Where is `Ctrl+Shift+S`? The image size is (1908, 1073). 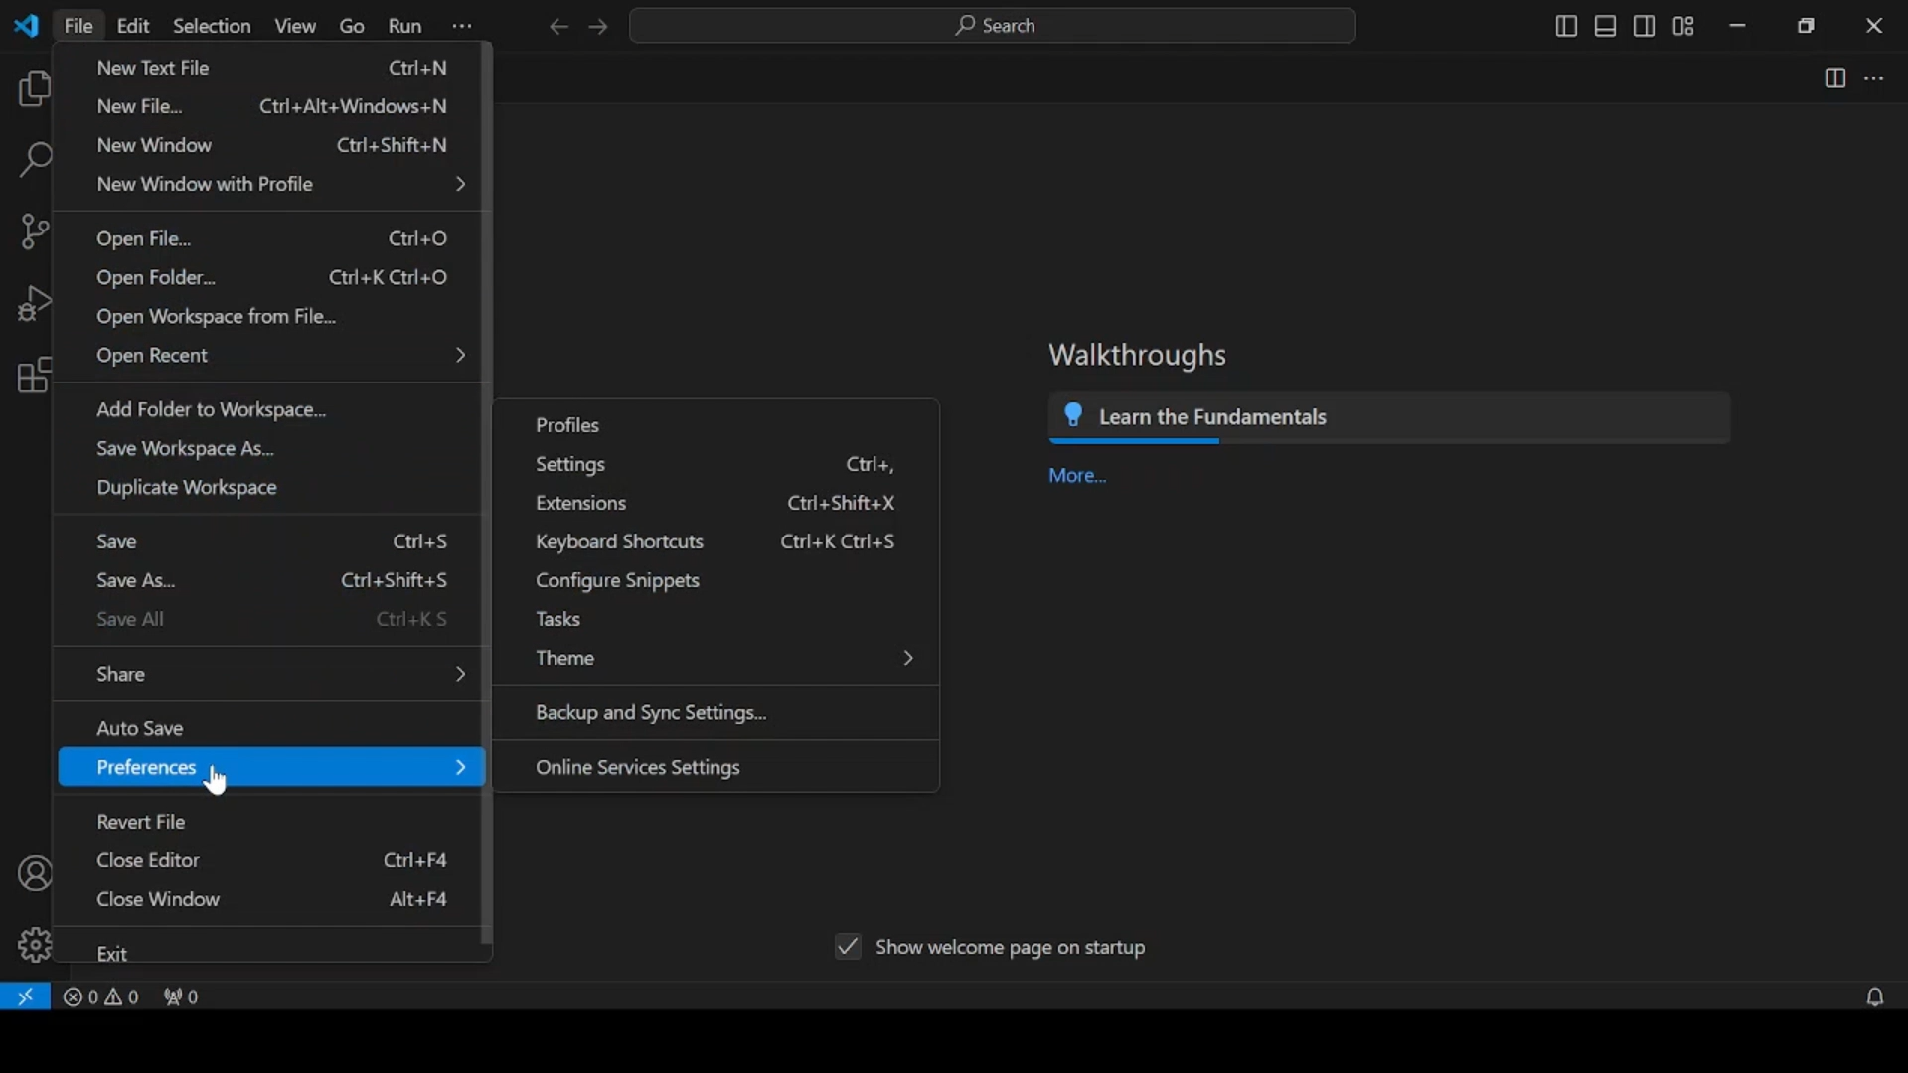 Ctrl+Shift+S is located at coordinates (395, 580).